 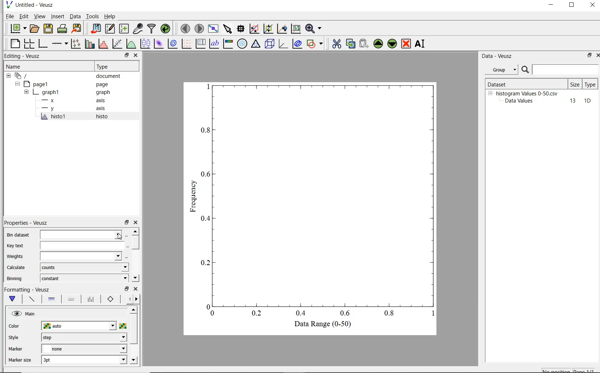 I want to click on search for dataset names, so click(x=566, y=70).